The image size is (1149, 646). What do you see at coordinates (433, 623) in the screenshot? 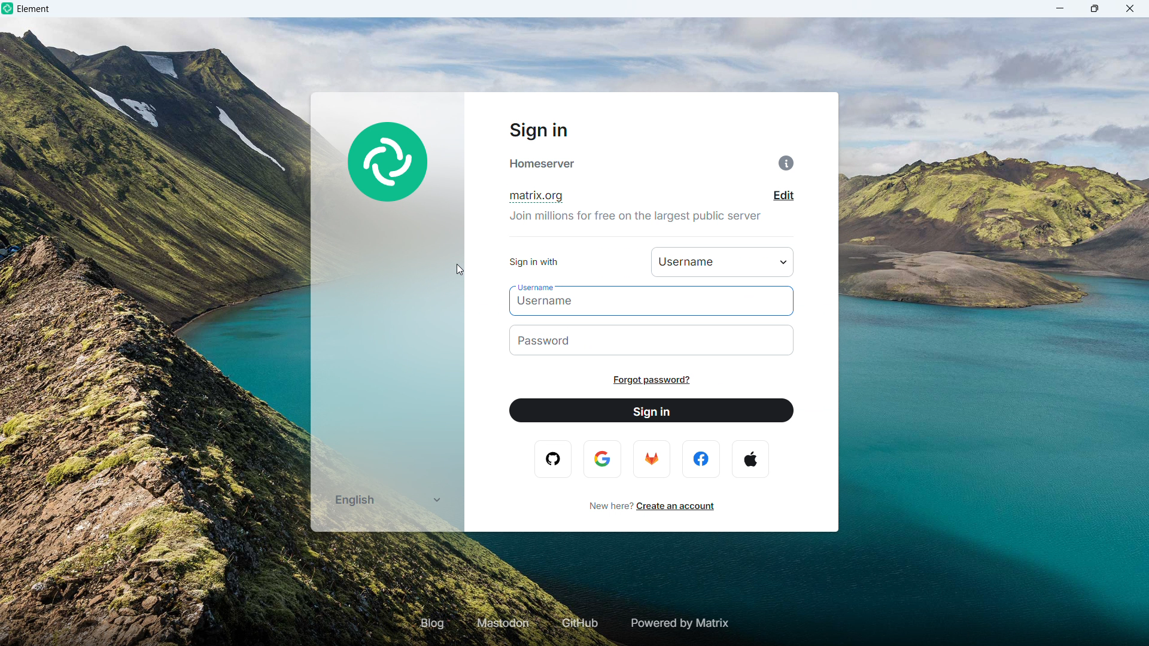
I see `Blog ` at bounding box center [433, 623].